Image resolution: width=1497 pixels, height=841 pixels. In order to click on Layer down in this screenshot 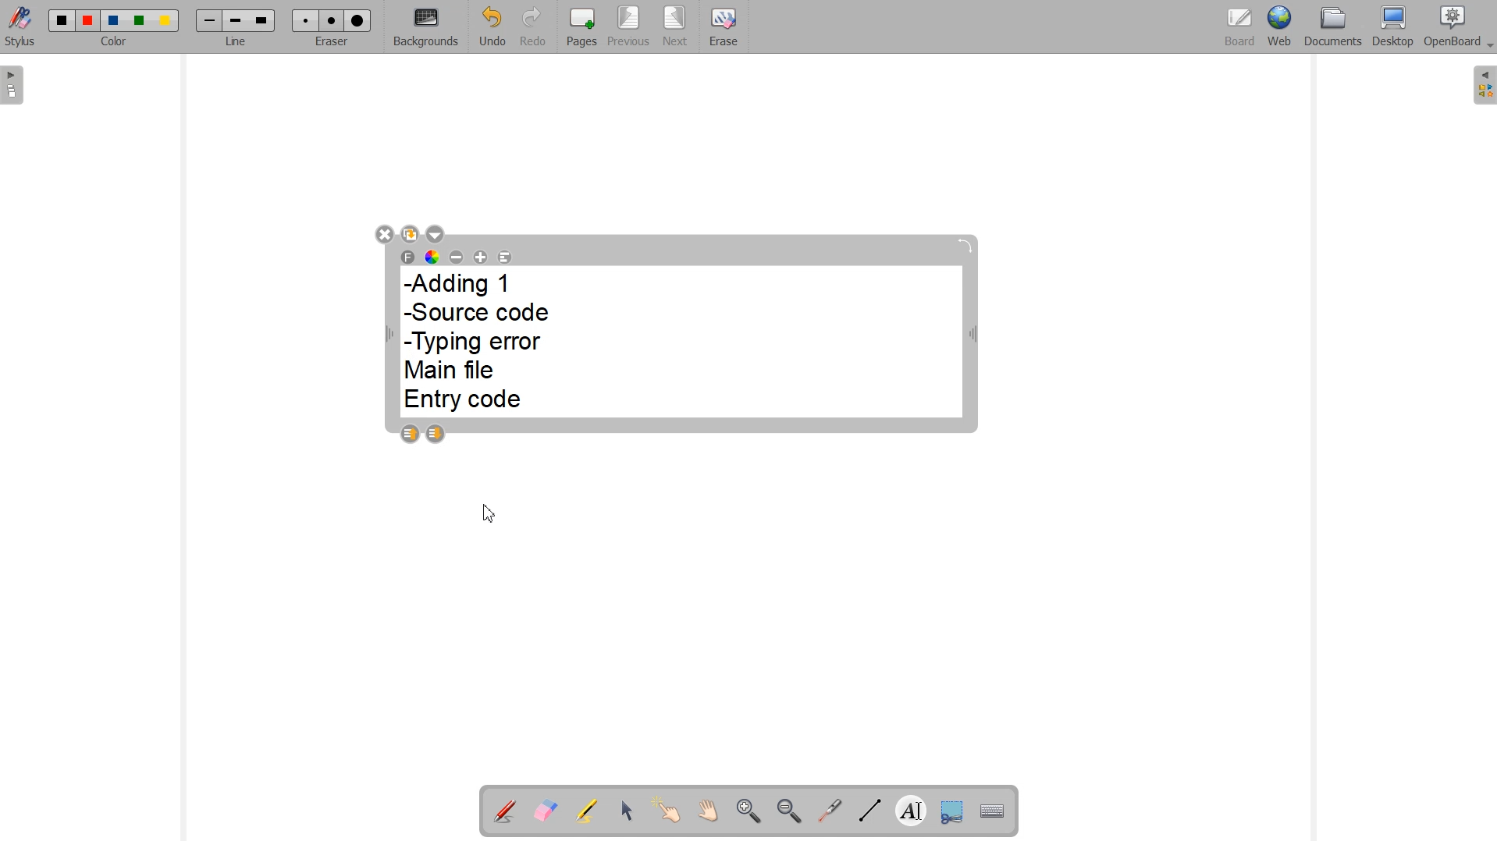, I will do `click(436, 434)`.